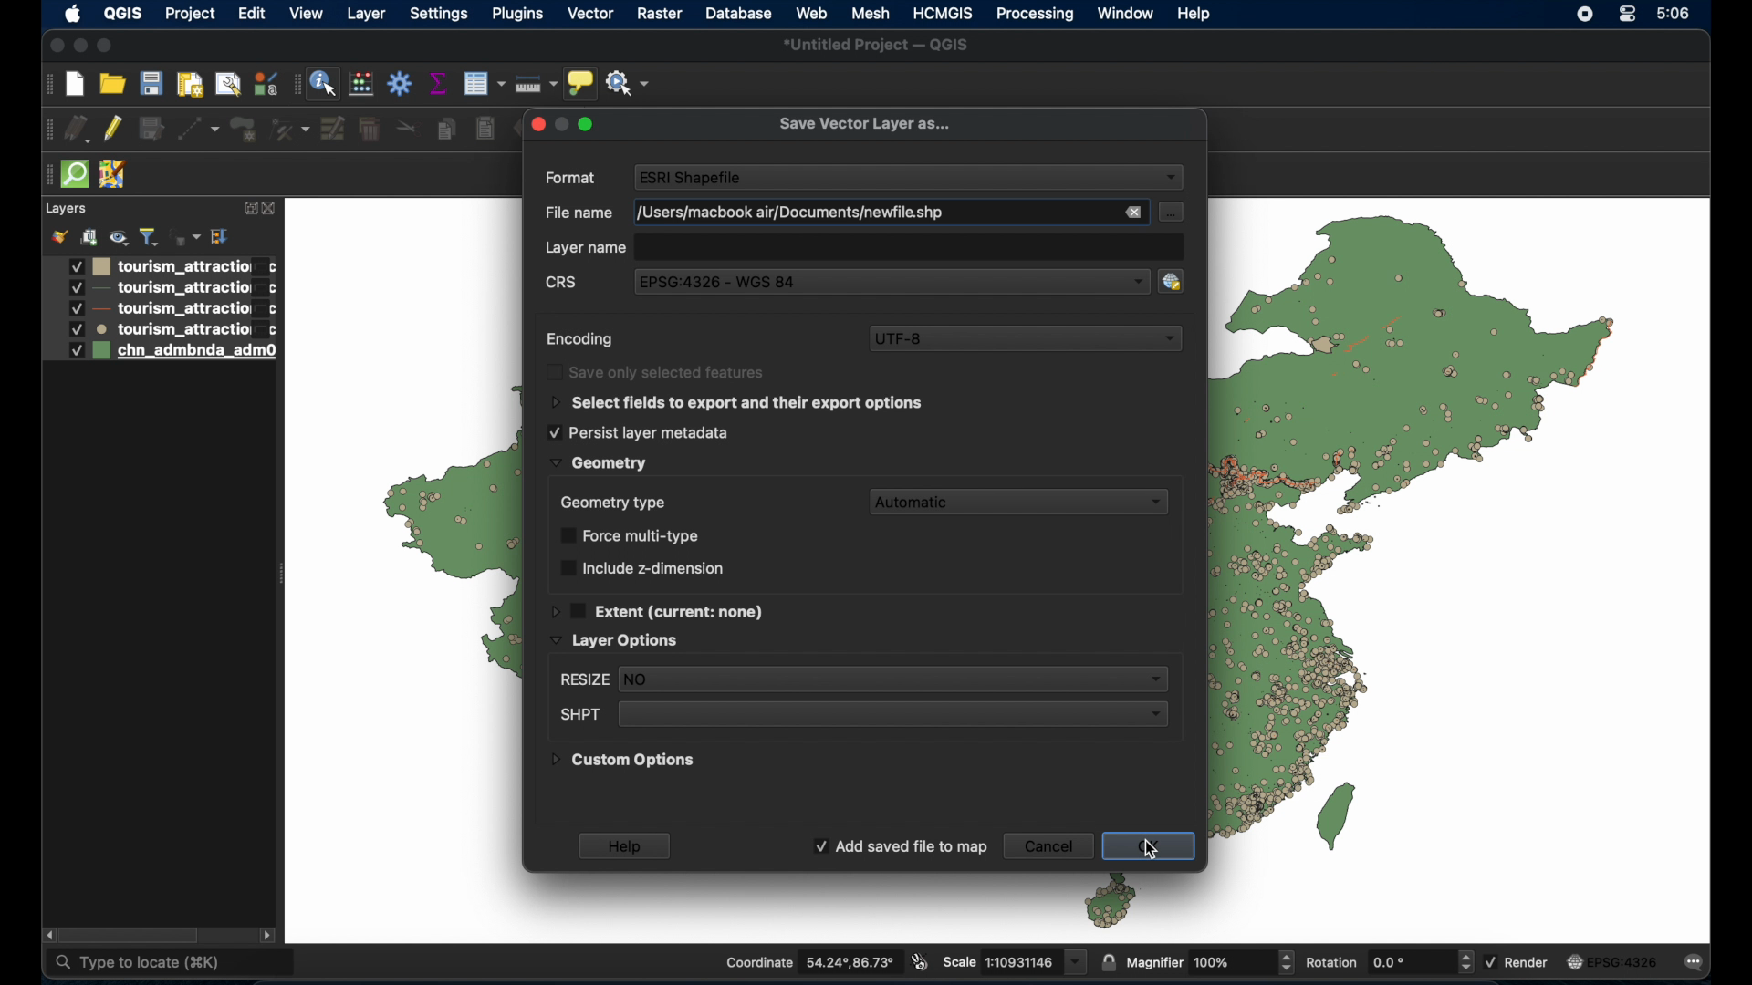 The width and height of the screenshot is (1752, 985). Describe the element at coordinates (615, 641) in the screenshot. I see `layer options` at that location.